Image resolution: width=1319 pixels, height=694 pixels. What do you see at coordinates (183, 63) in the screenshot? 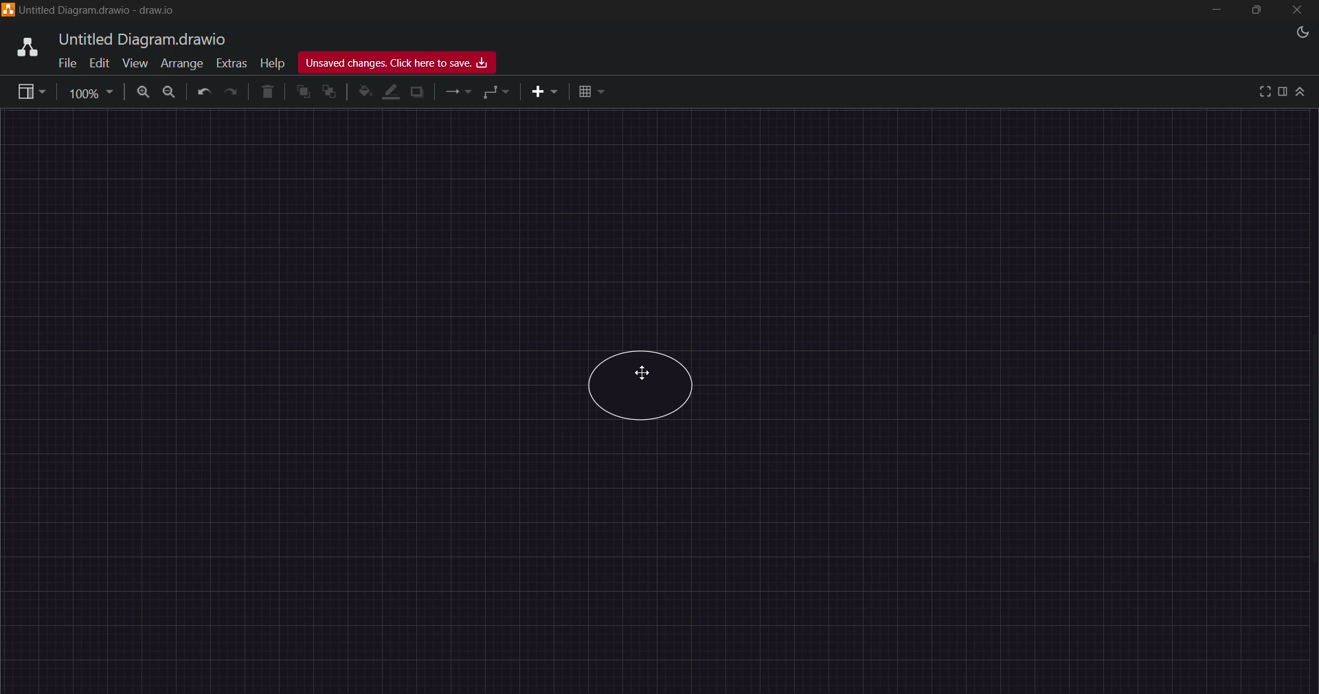
I see `arrange` at bounding box center [183, 63].